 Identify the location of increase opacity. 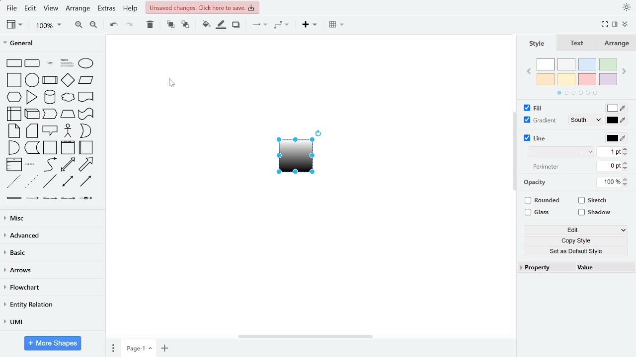
(625, 179).